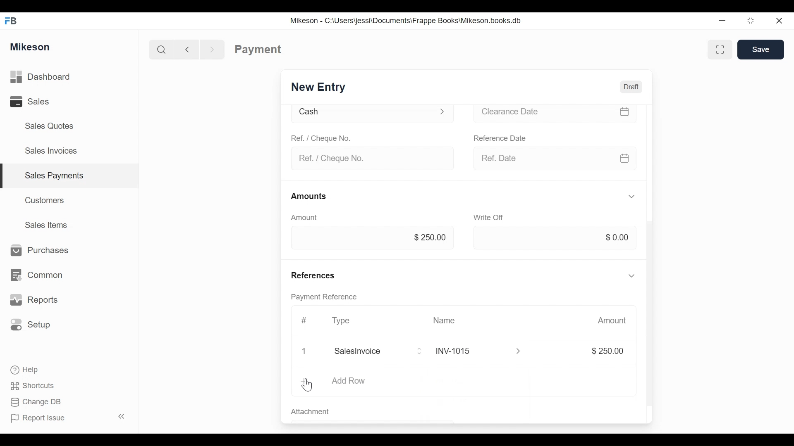  Describe the element at coordinates (123, 417) in the screenshot. I see `Collapse` at that location.